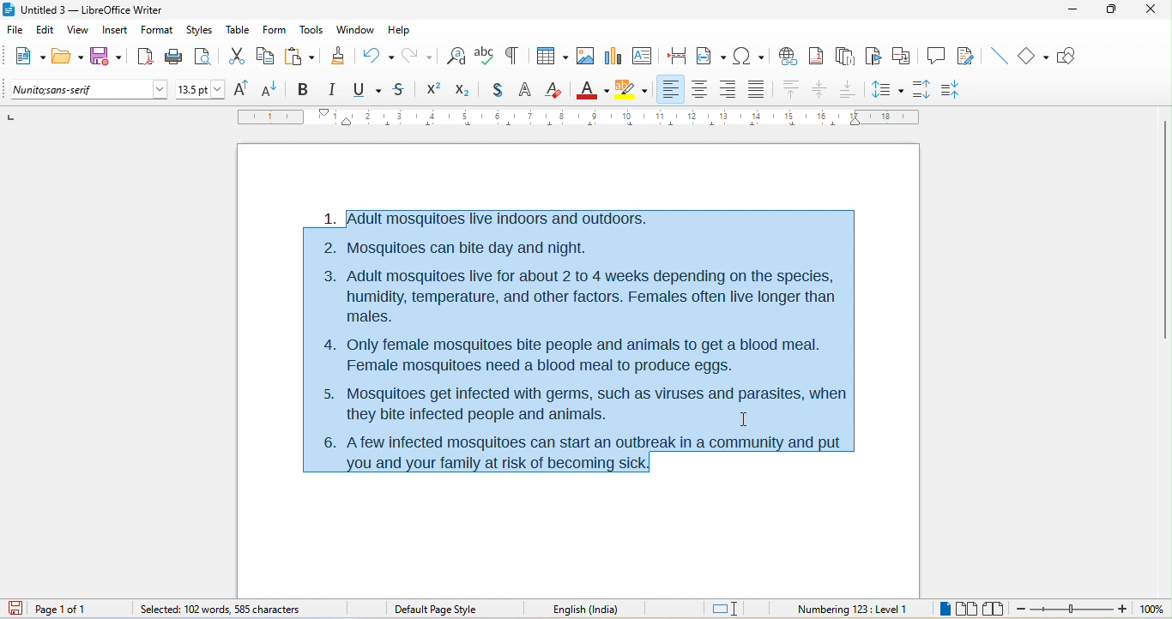 The width and height of the screenshot is (1172, 619). I want to click on increase paragraph spacing, so click(927, 90).